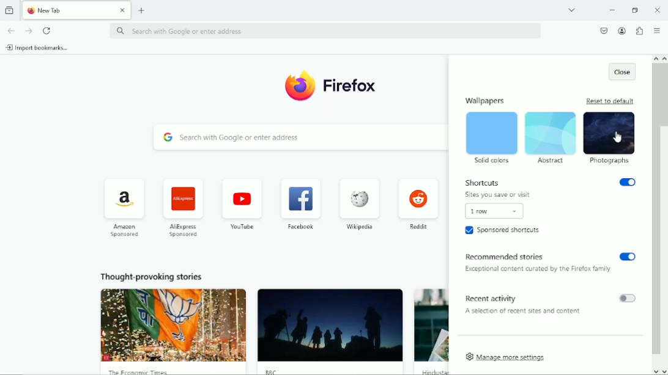  What do you see at coordinates (325, 32) in the screenshot?
I see `‘Search with Google or enter address` at bounding box center [325, 32].